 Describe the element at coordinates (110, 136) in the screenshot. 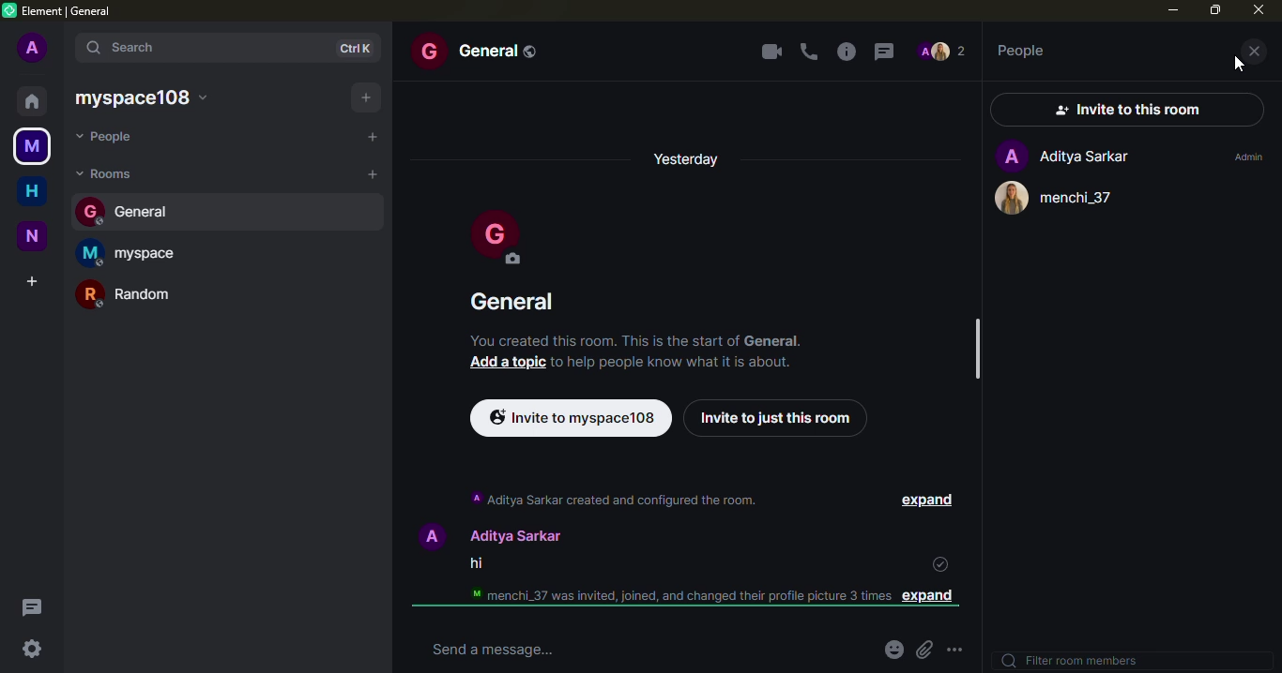

I see `people` at that location.